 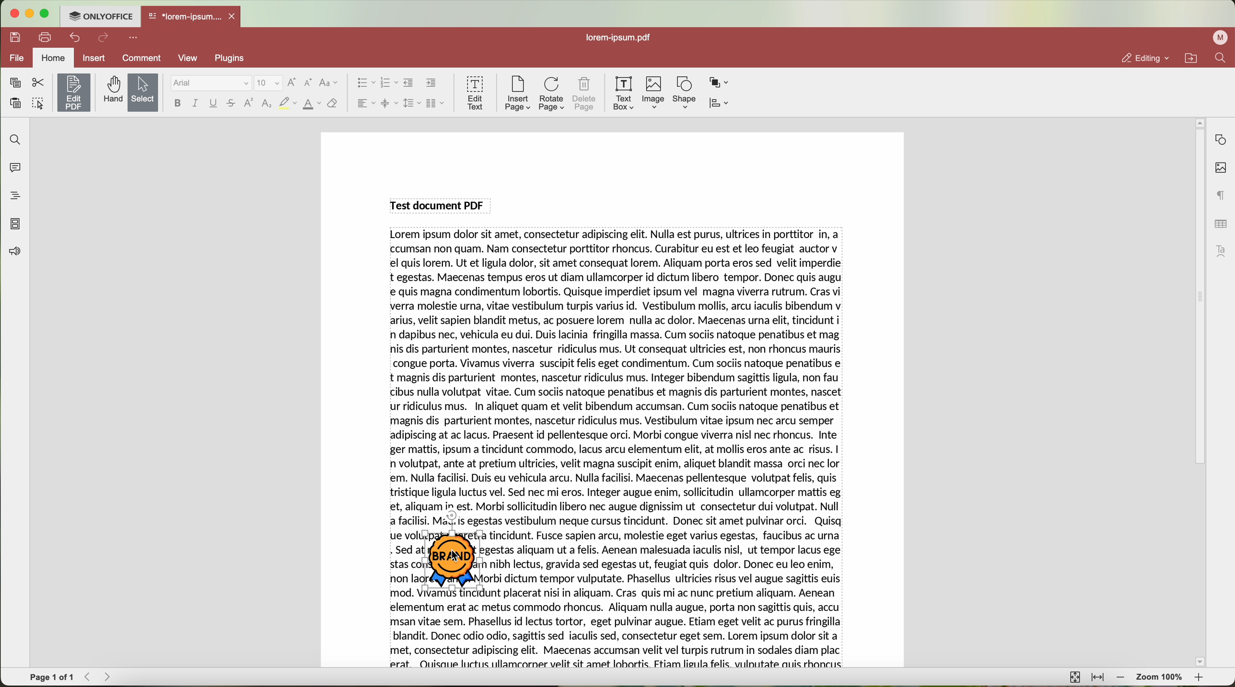 What do you see at coordinates (412, 103) in the screenshot?
I see `line spacing` at bounding box center [412, 103].